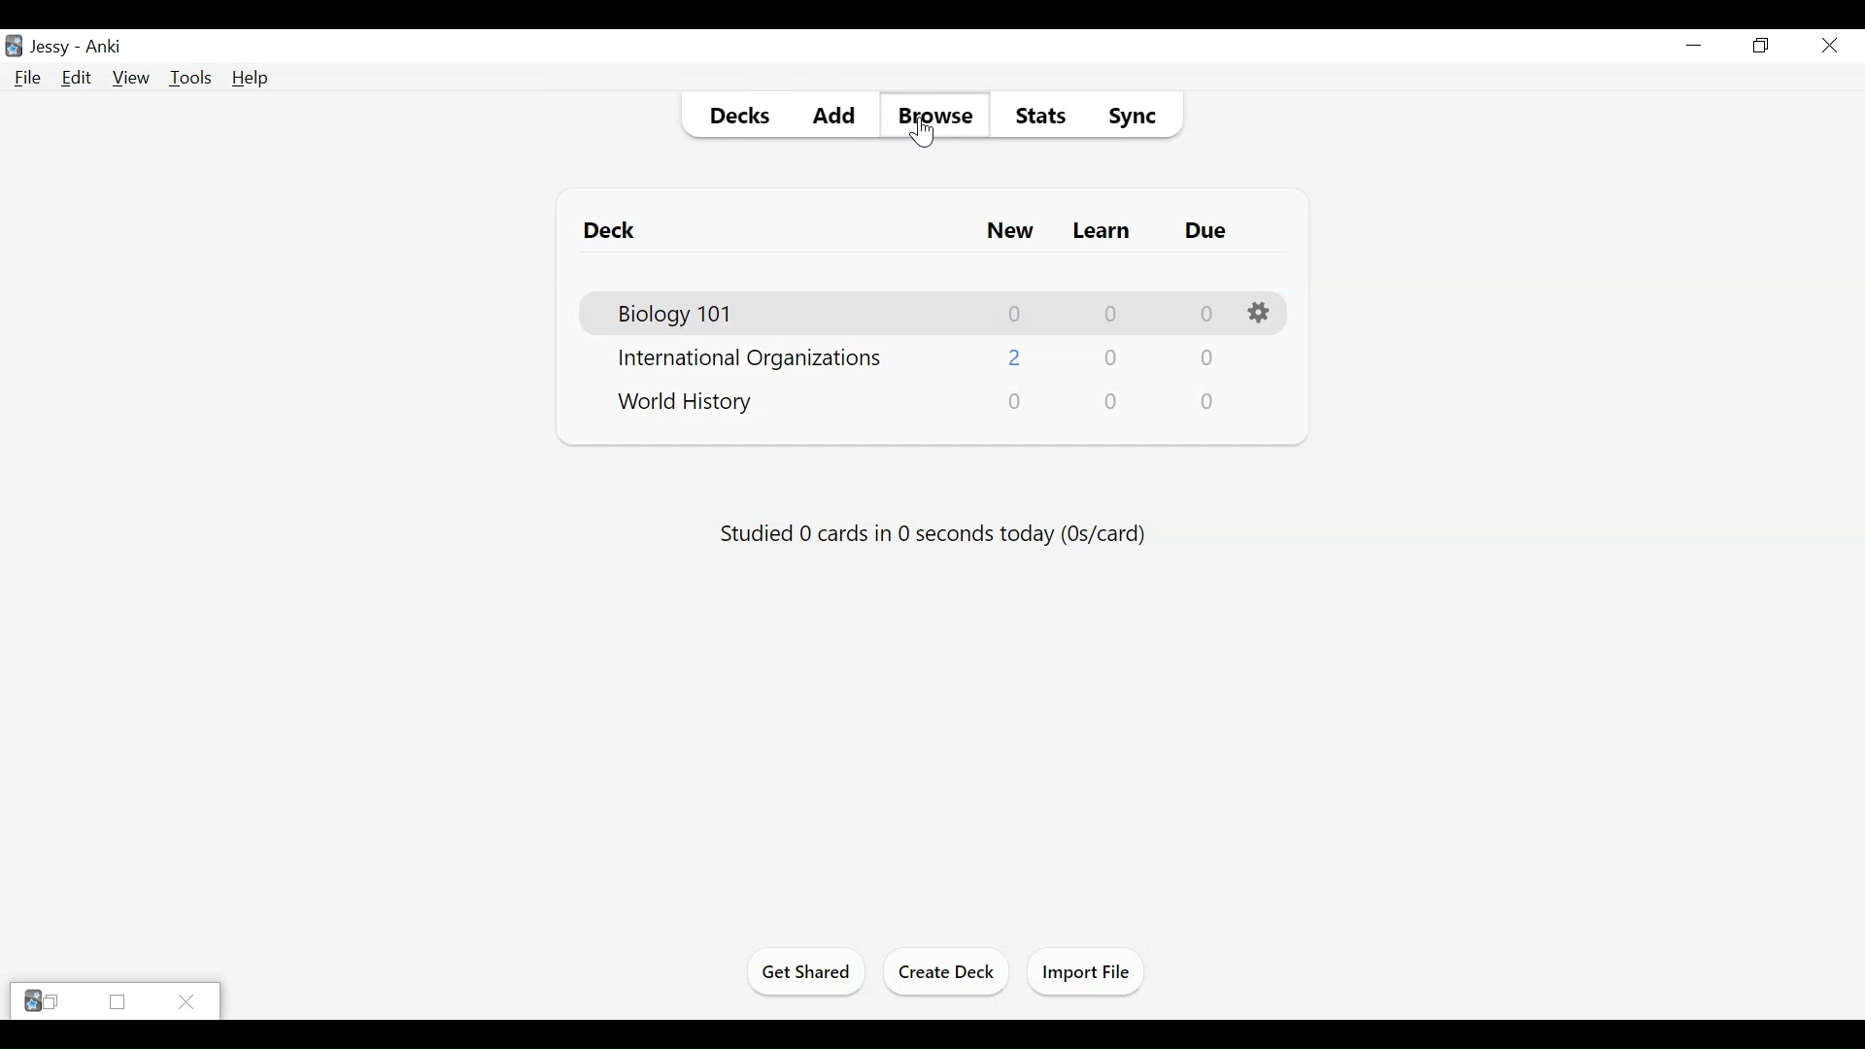 The width and height of the screenshot is (1865, 1049). I want to click on View, so click(130, 79).